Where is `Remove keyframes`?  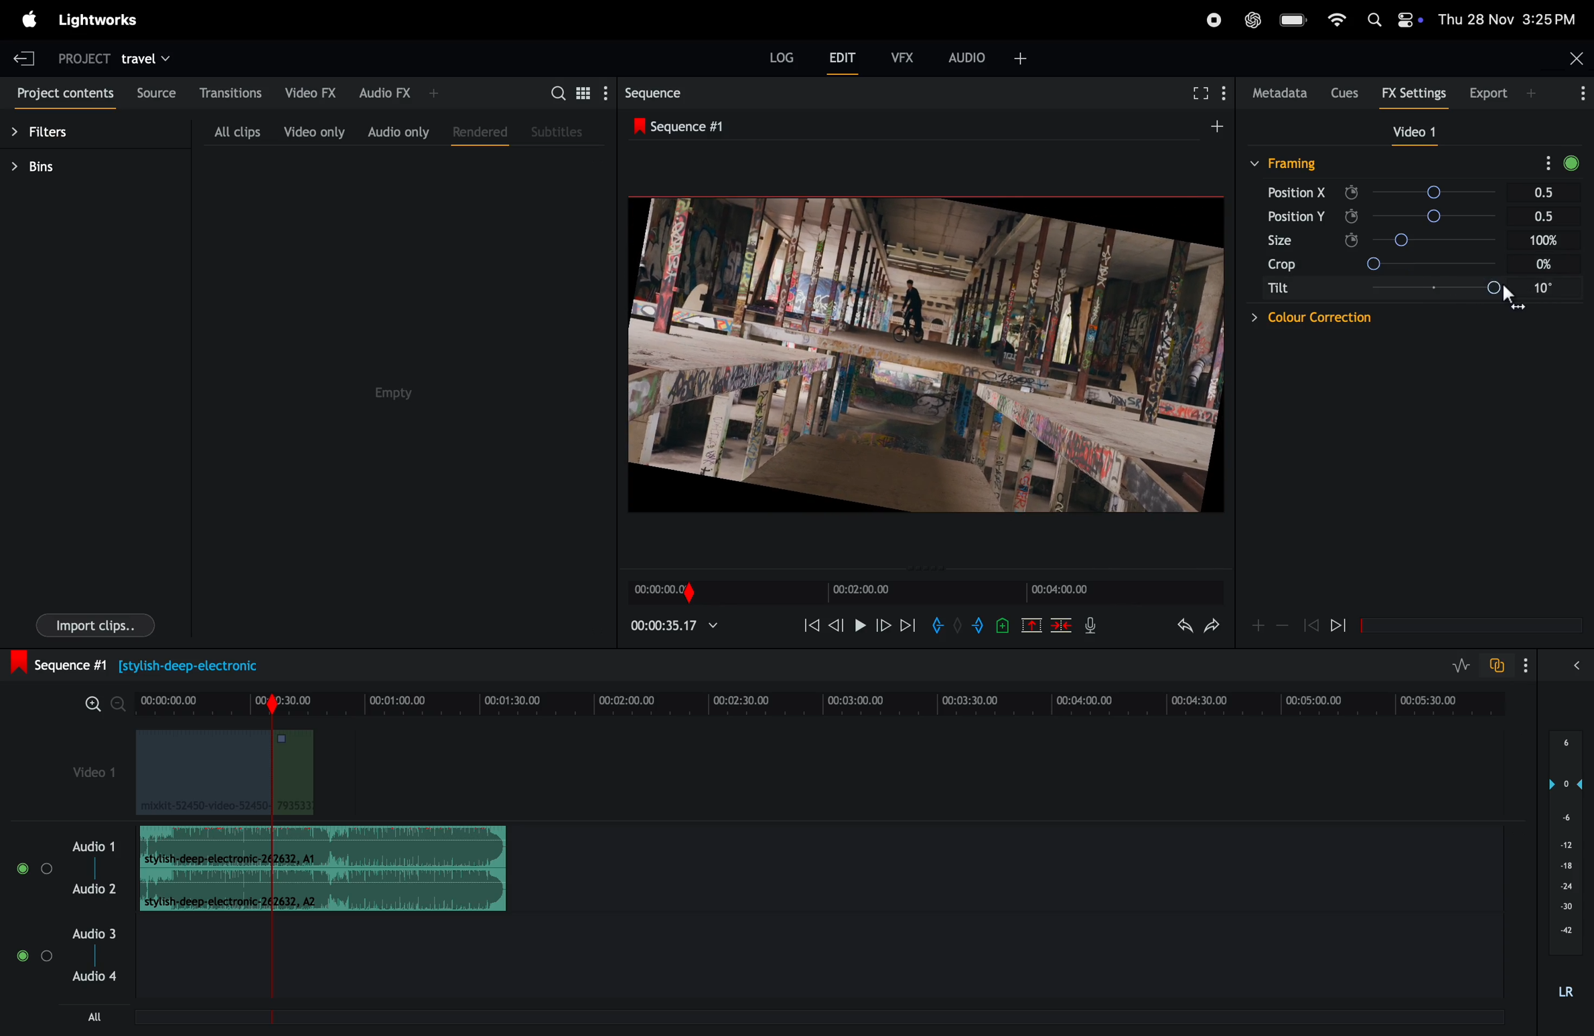 Remove keyframes is located at coordinates (1284, 629).